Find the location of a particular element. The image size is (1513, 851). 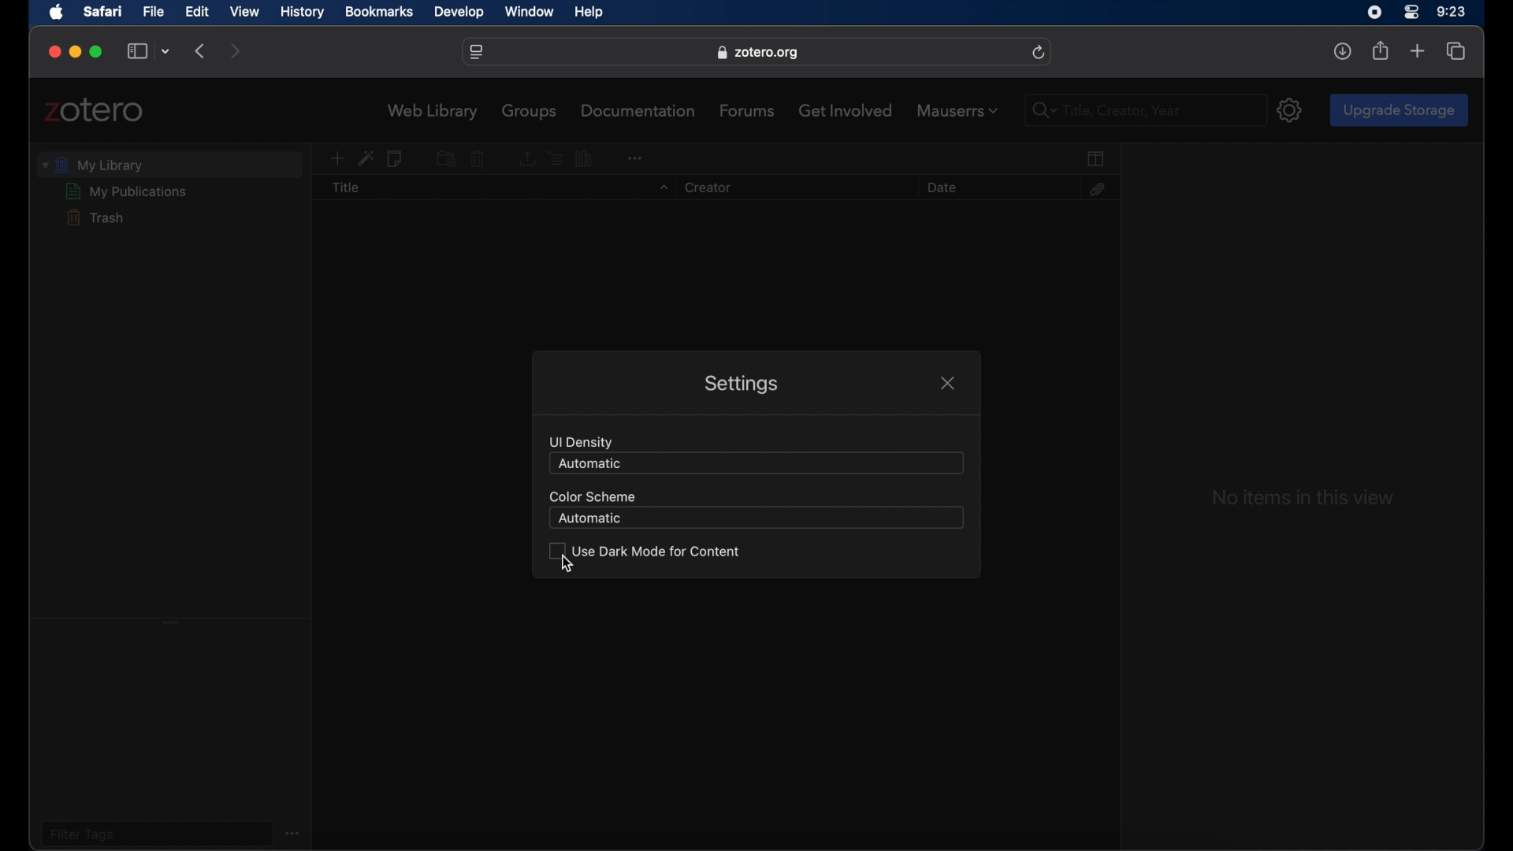

add to collection is located at coordinates (445, 158).